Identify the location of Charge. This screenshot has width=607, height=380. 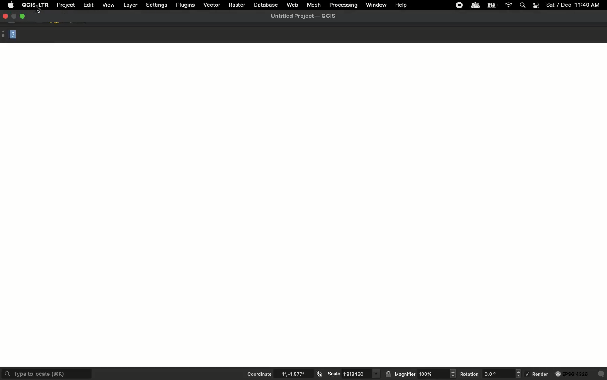
(493, 5).